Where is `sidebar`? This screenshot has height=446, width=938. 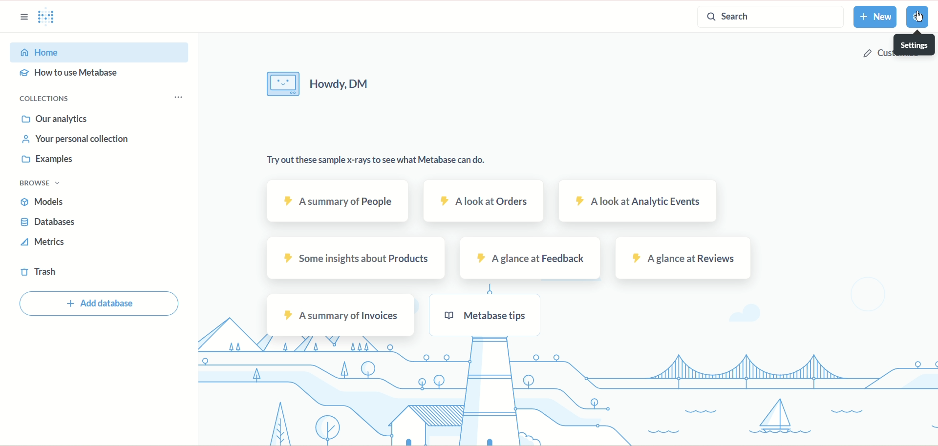 sidebar is located at coordinates (25, 17).